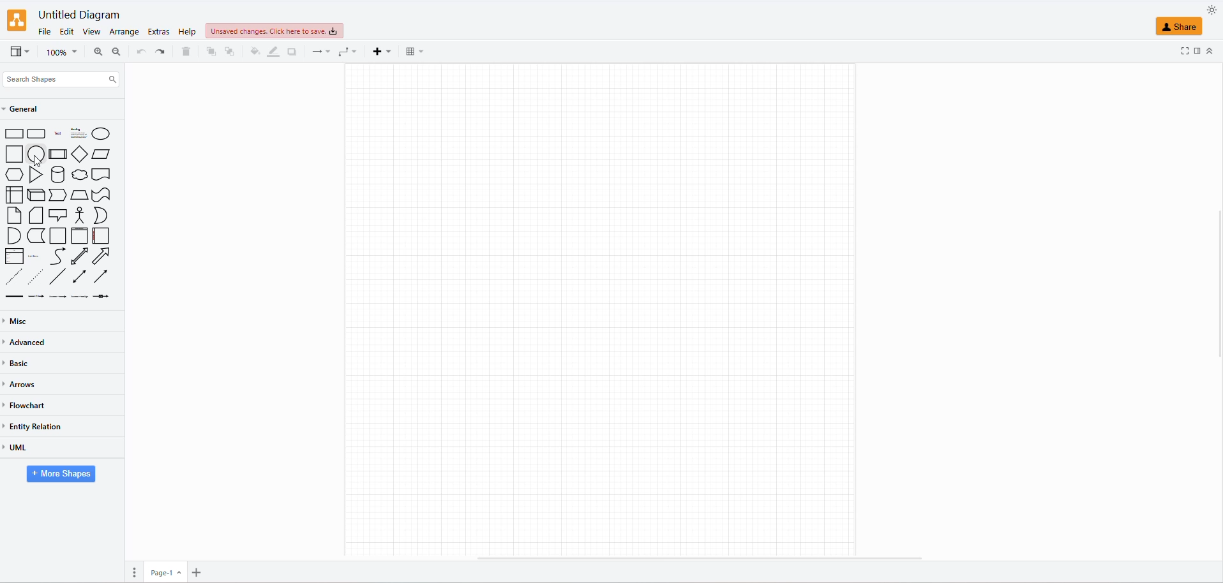  Describe the element at coordinates (80, 15) in the screenshot. I see `FILE NAME` at that location.